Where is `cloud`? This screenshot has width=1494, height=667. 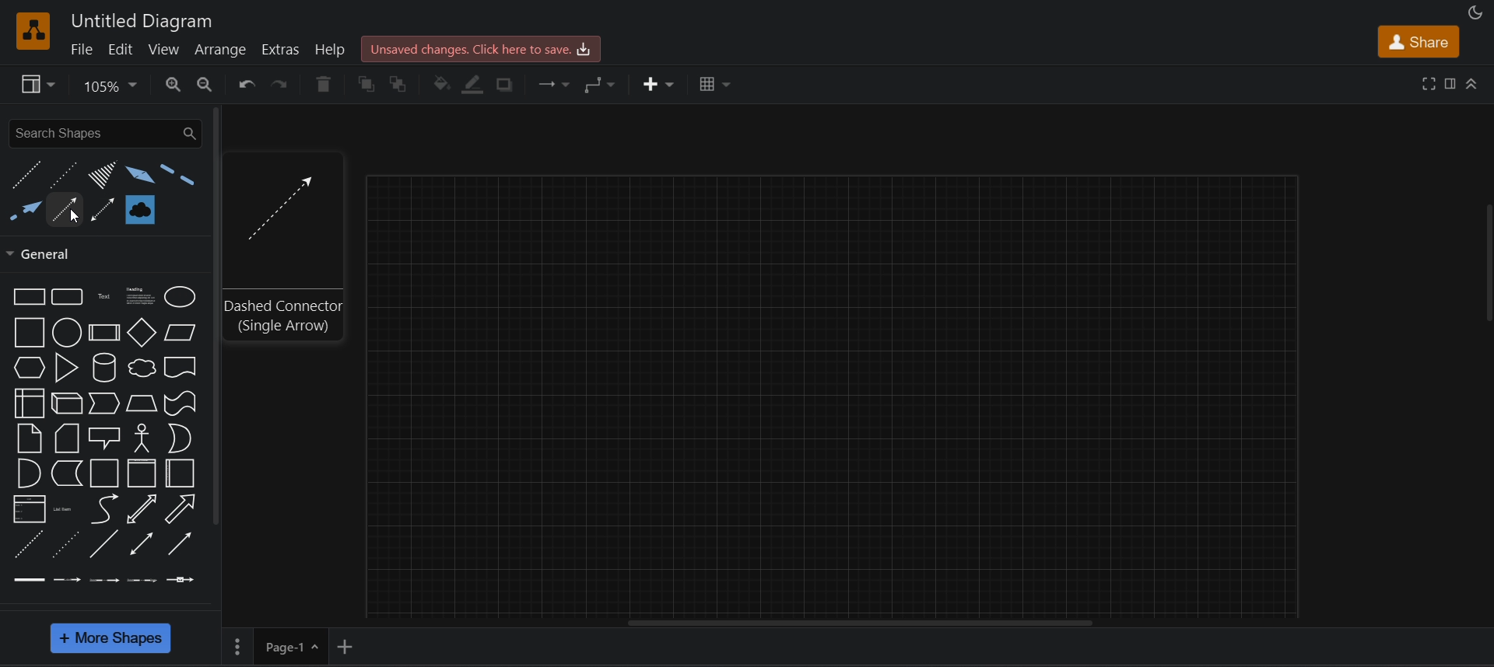
cloud is located at coordinates (141, 368).